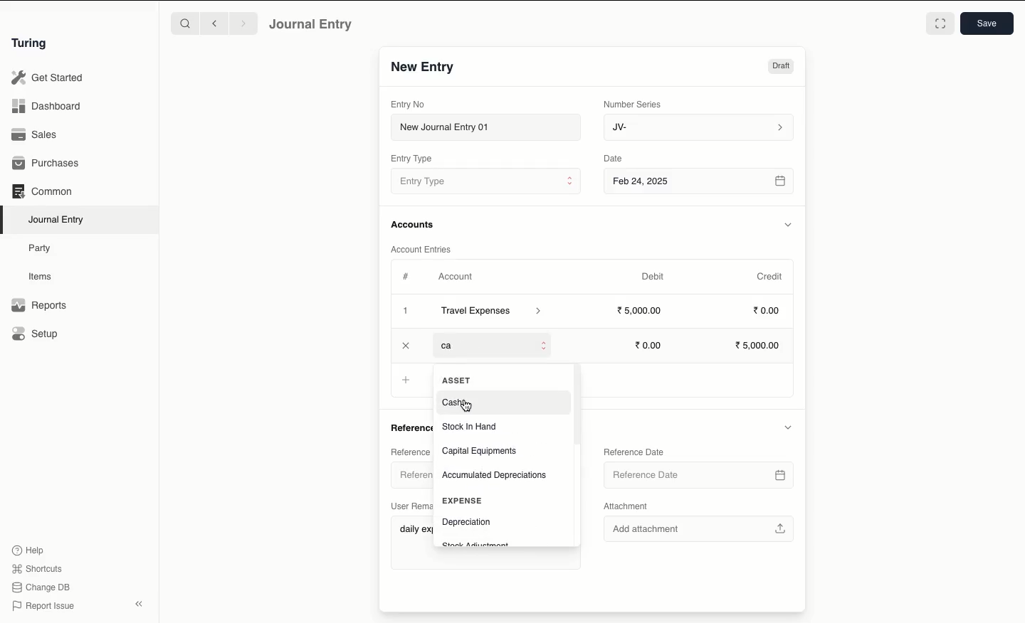 The image size is (1025, 623). Describe the element at coordinates (468, 408) in the screenshot. I see `cursor` at that location.